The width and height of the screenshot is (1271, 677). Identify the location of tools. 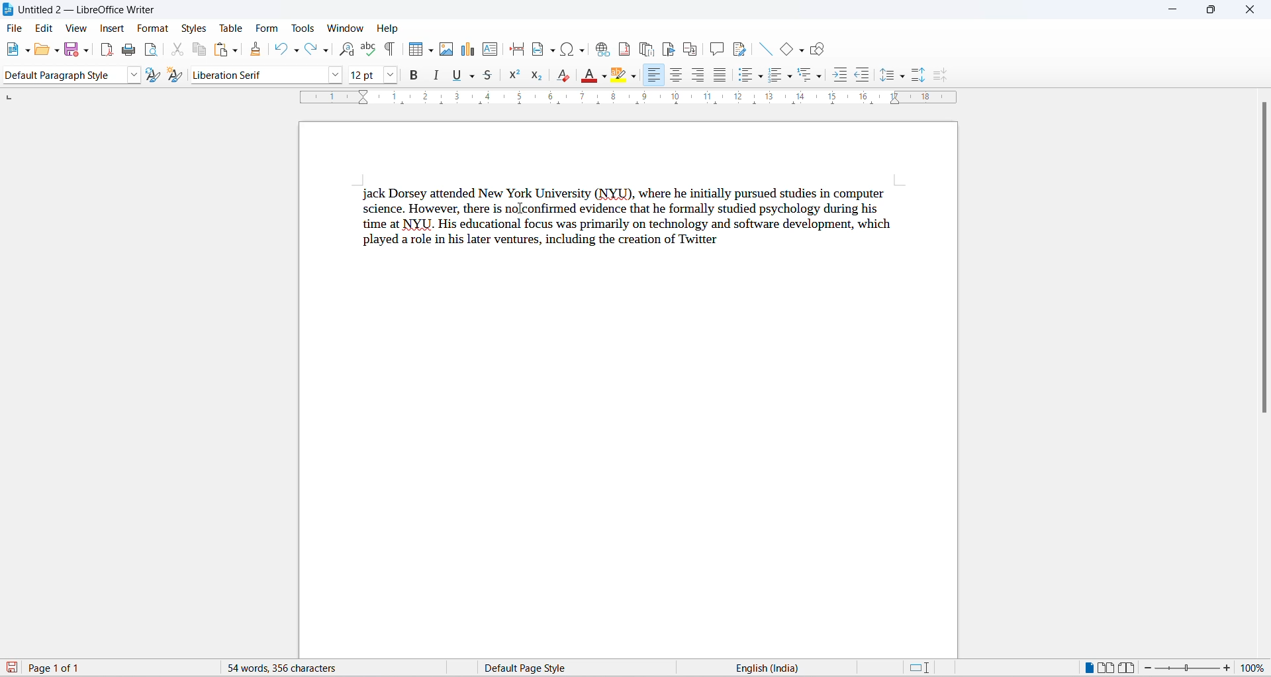
(304, 28).